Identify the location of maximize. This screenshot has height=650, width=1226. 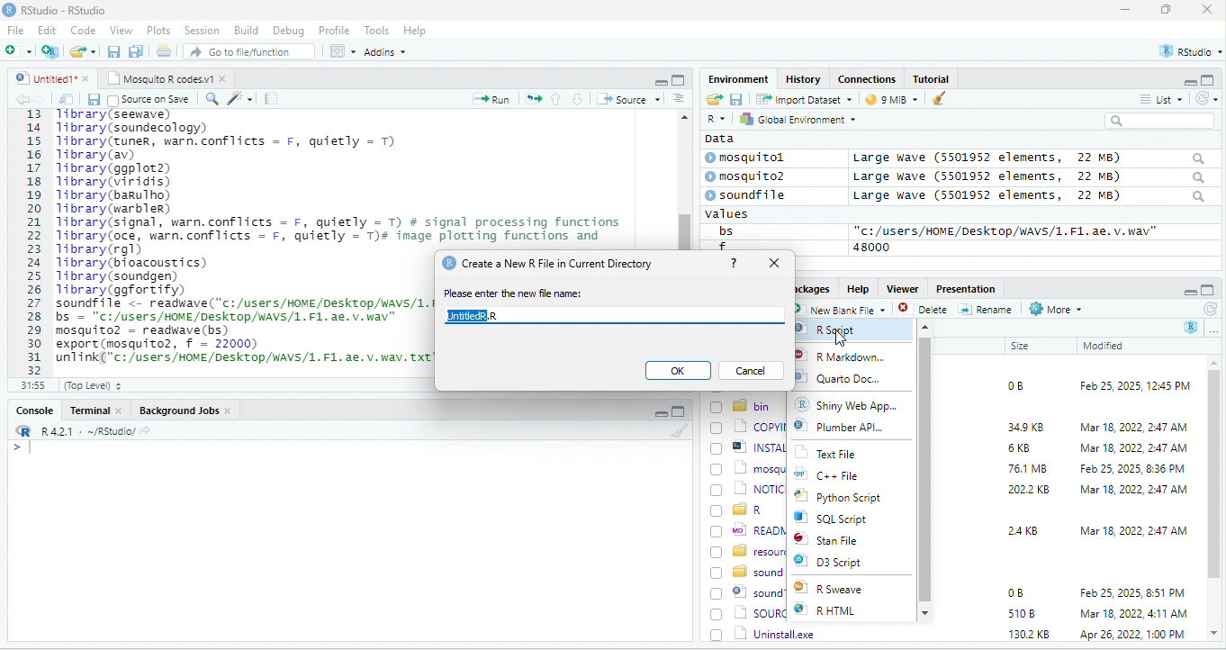
(678, 411).